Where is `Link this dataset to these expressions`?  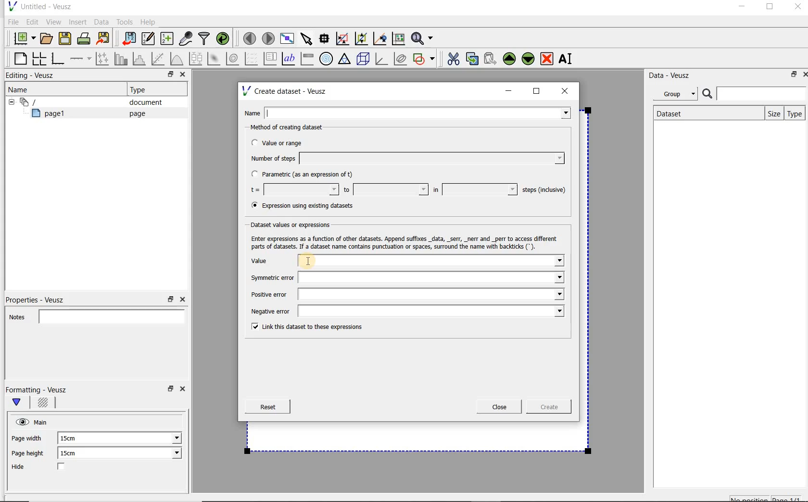
Link this dataset to these expressions is located at coordinates (304, 327).